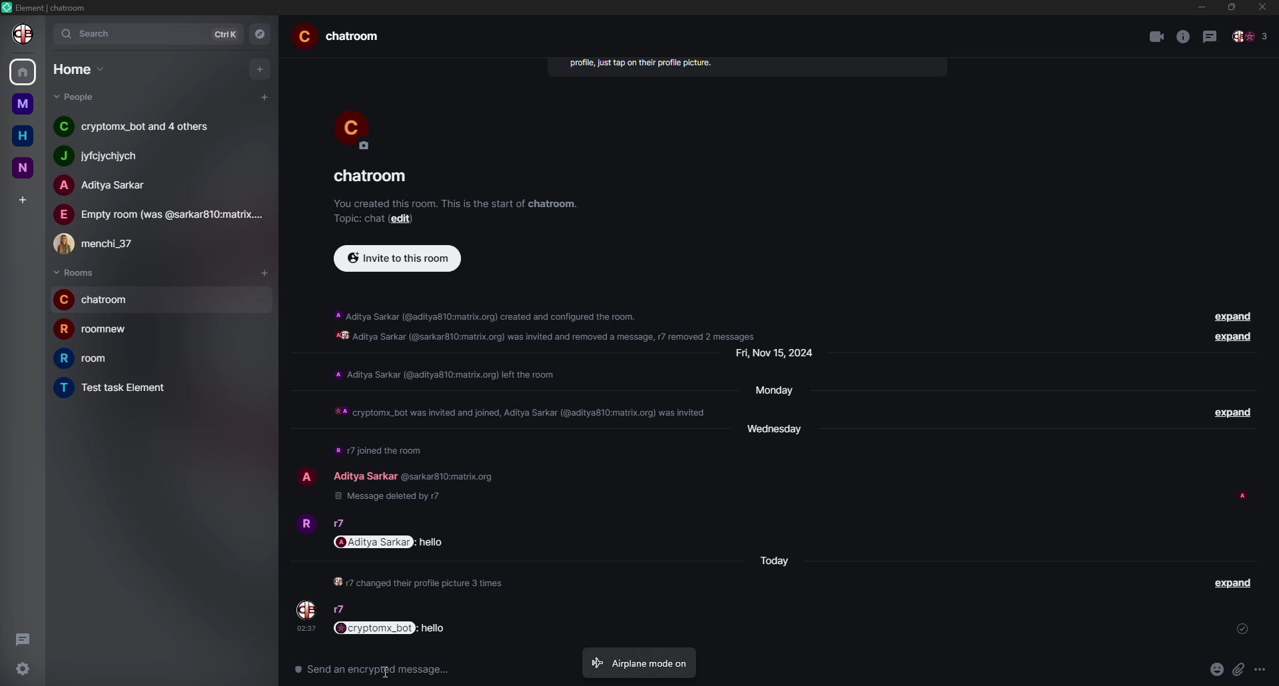  What do you see at coordinates (102, 244) in the screenshot?
I see `people` at bounding box center [102, 244].